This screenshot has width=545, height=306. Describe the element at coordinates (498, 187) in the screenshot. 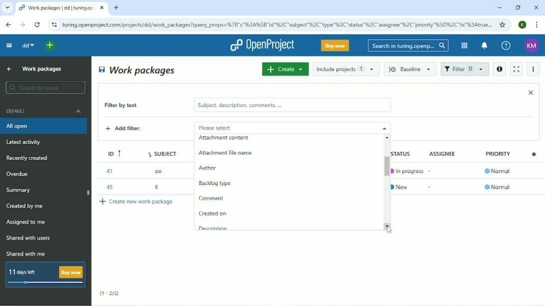

I see `Normal` at that location.